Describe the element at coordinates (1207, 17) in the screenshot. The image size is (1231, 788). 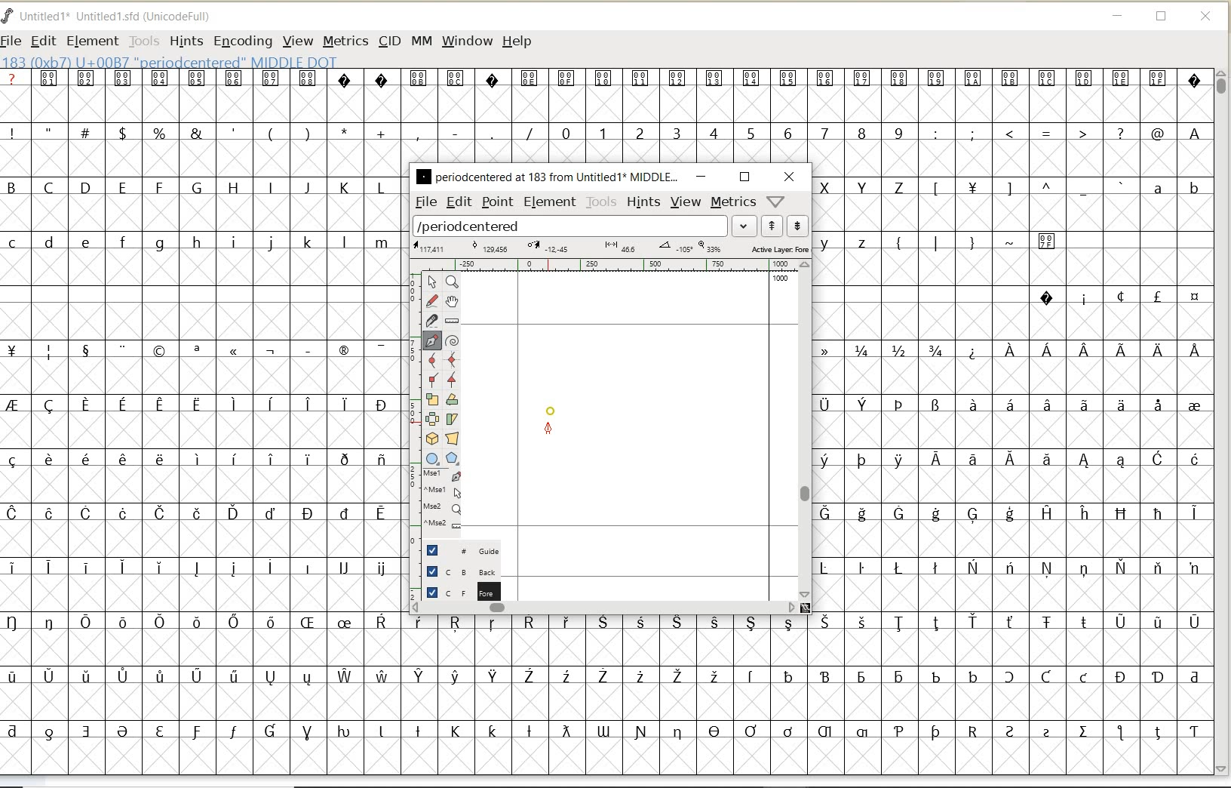
I see `CLOSE` at that location.